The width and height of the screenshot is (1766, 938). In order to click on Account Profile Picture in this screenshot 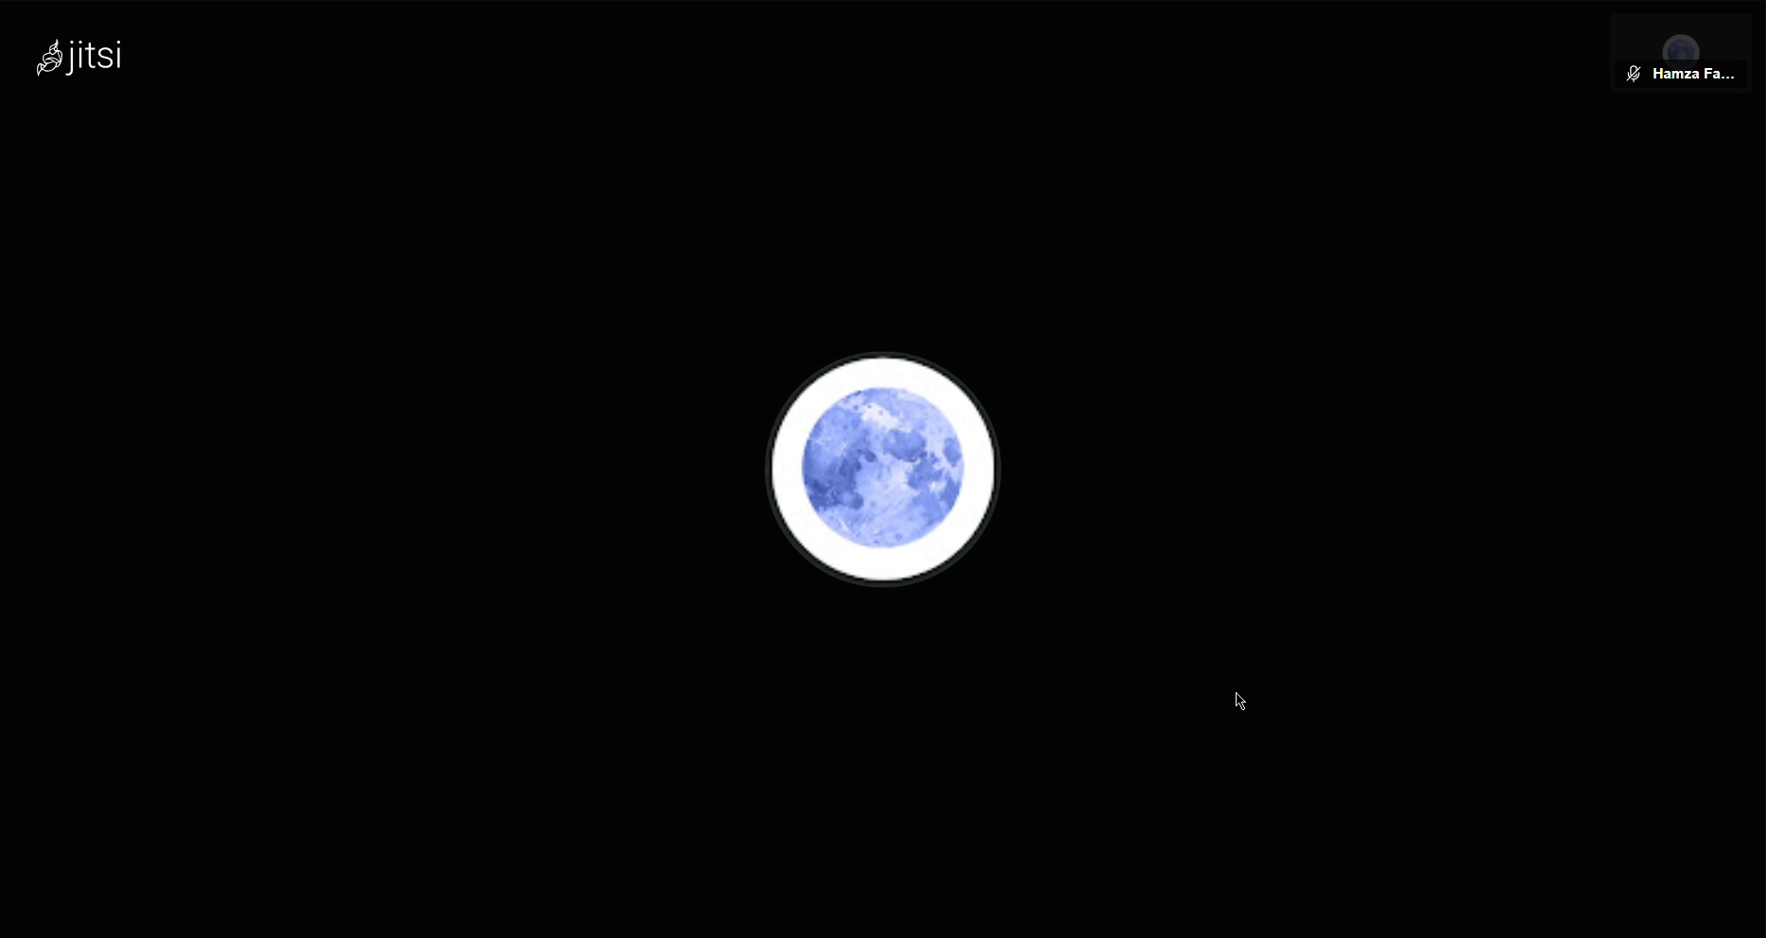, I will do `click(866, 466)`.